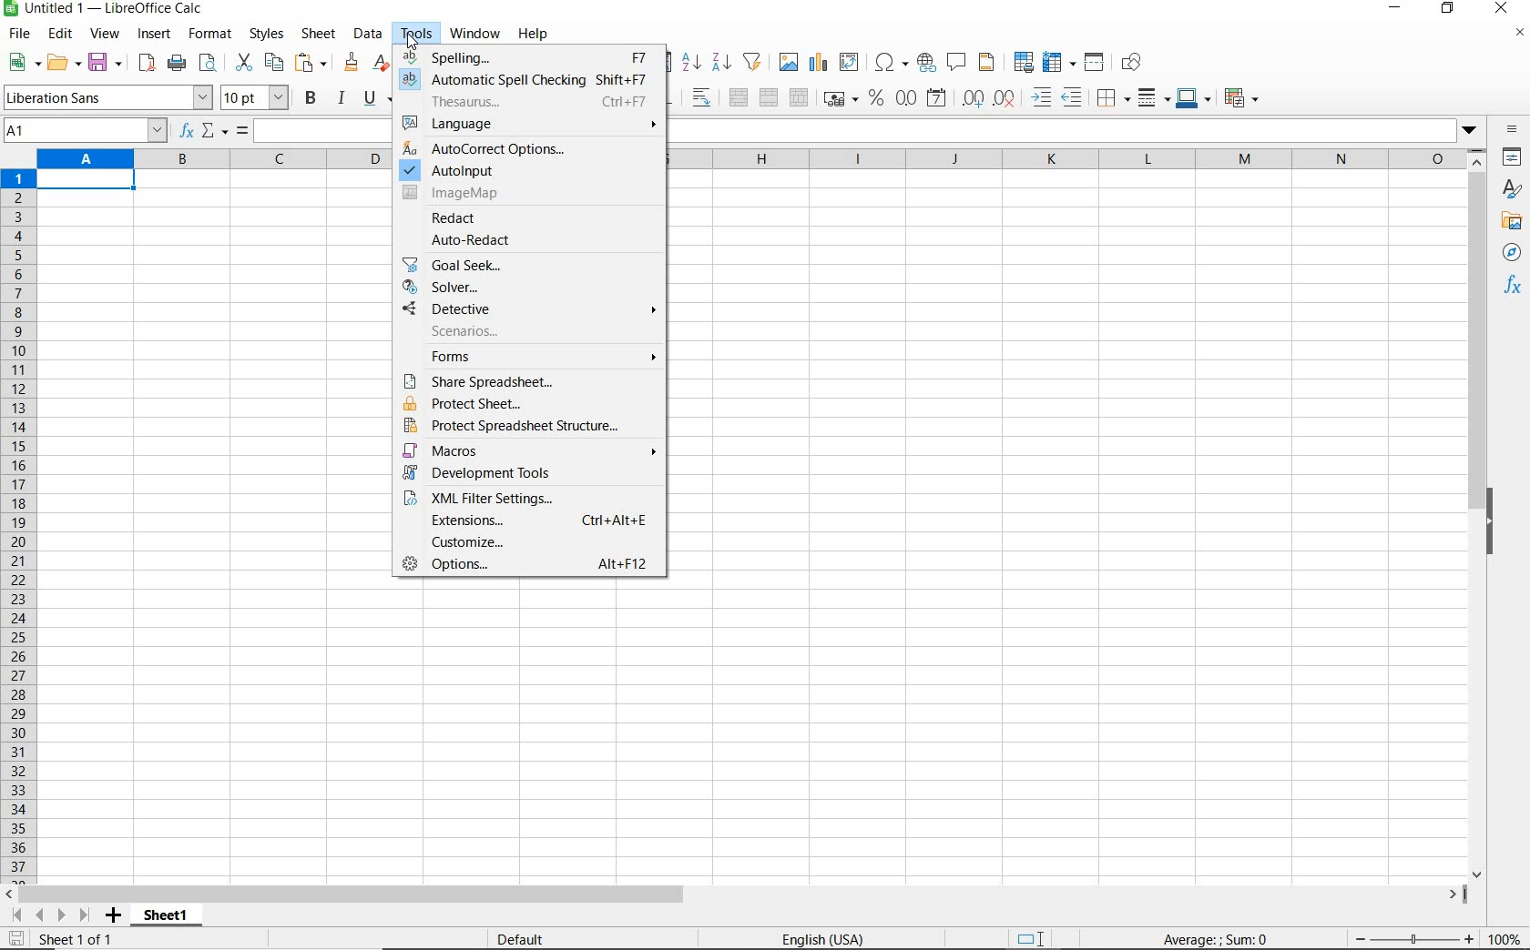 The height and width of the screenshot is (950, 1530). What do you see at coordinates (1514, 221) in the screenshot?
I see `gallery` at bounding box center [1514, 221].